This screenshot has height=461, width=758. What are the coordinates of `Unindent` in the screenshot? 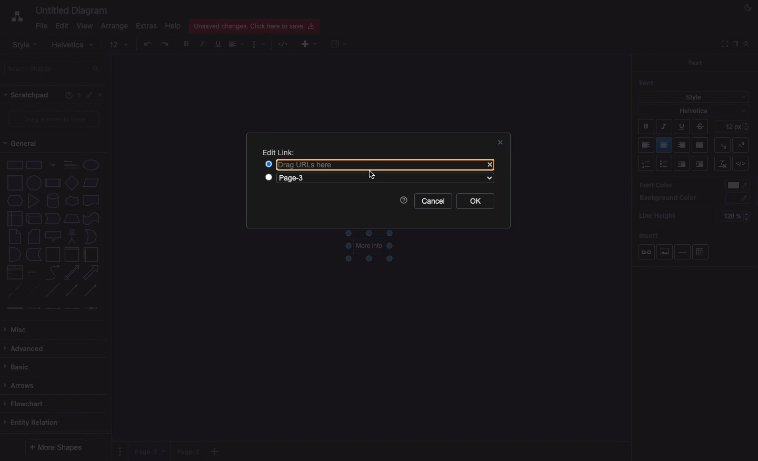 It's located at (683, 164).